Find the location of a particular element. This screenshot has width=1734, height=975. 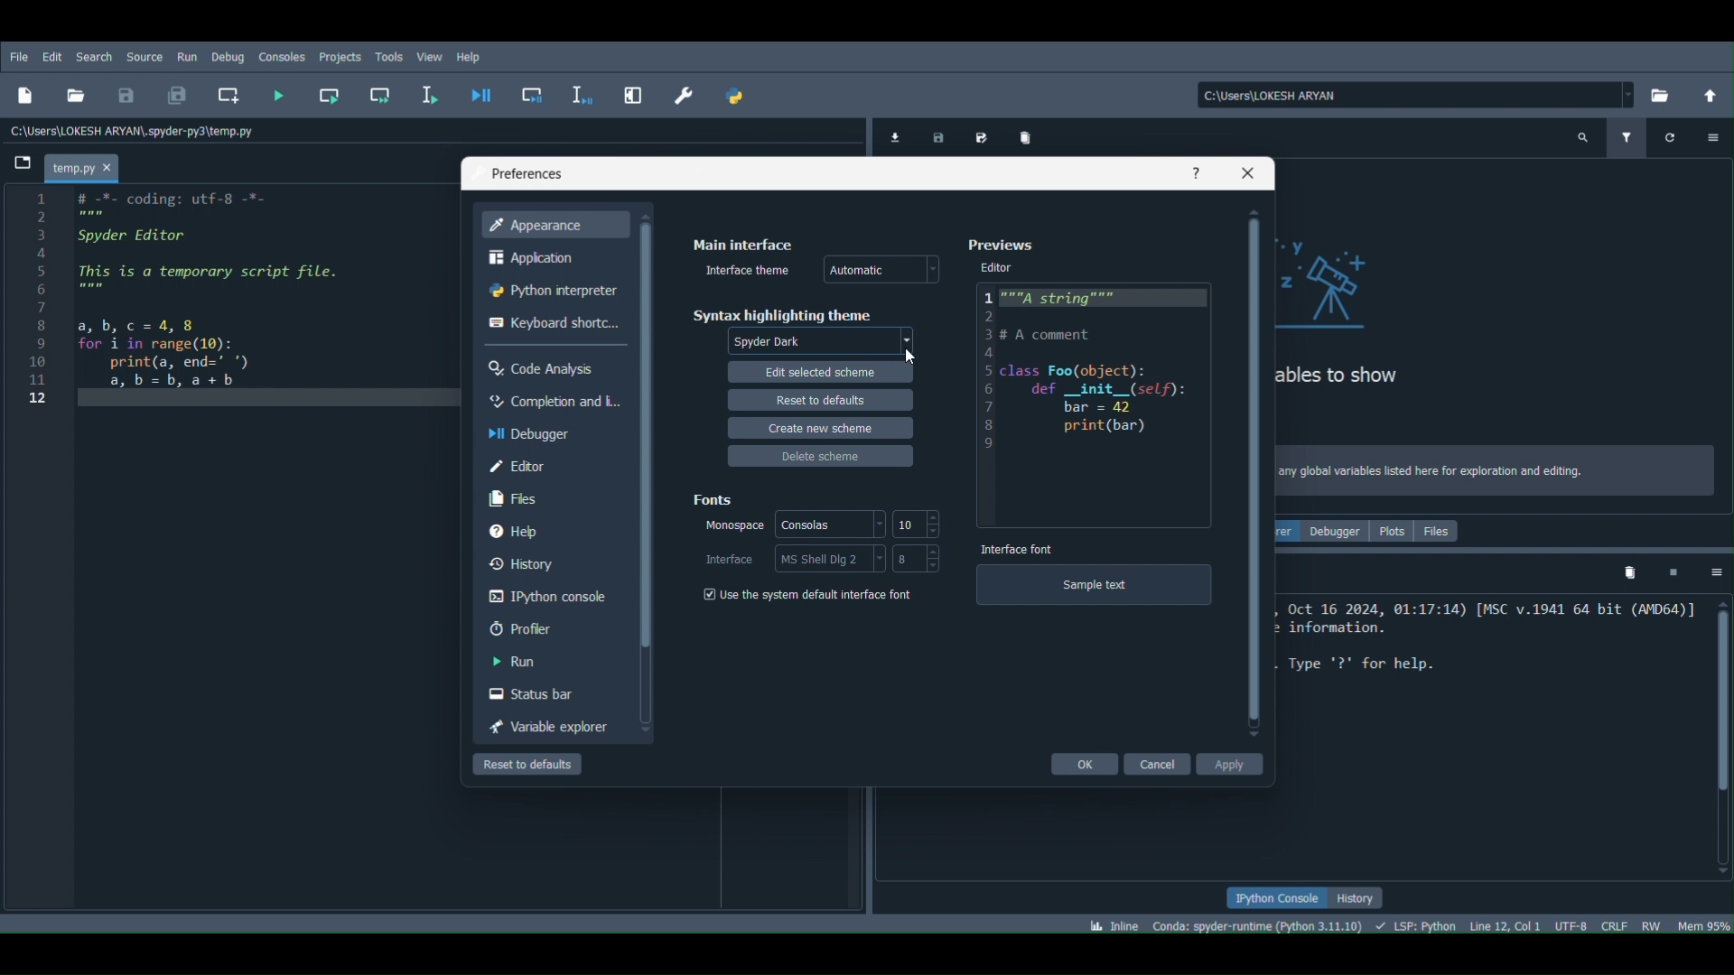

Save file (Ctrl + S) is located at coordinates (126, 94).